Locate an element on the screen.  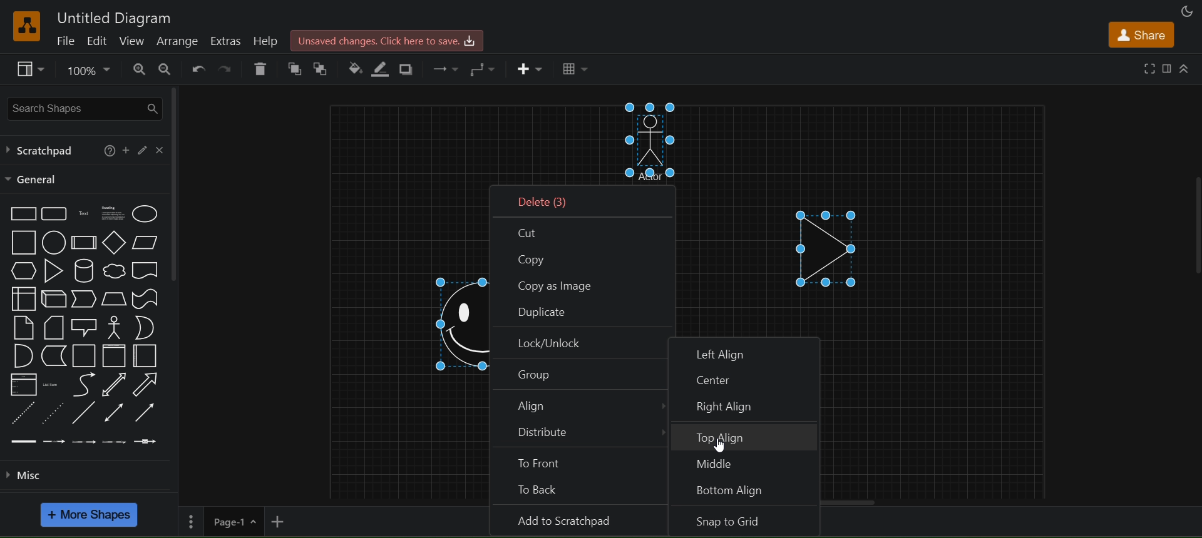
dotted line is located at coordinates (53, 414).